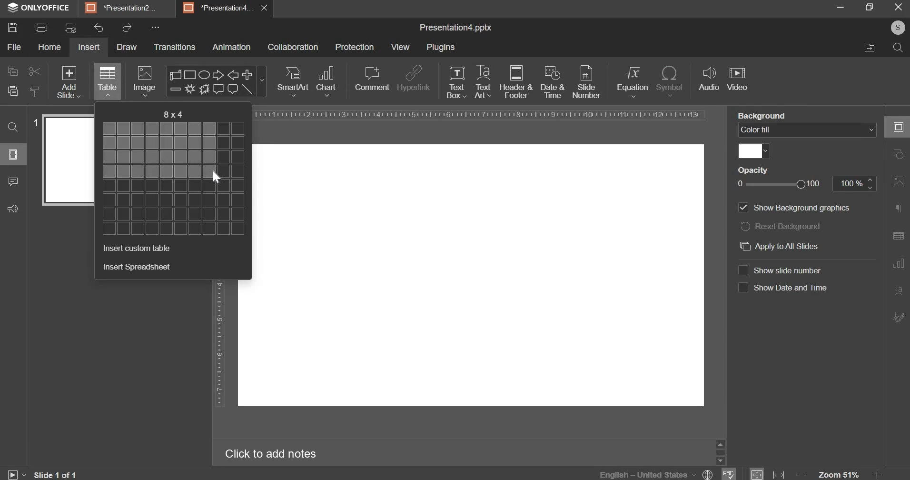 This screenshot has height=480, width=910. What do you see at coordinates (219, 344) in the screenshot?
I see `ruler` at bounding box center [219, 344].